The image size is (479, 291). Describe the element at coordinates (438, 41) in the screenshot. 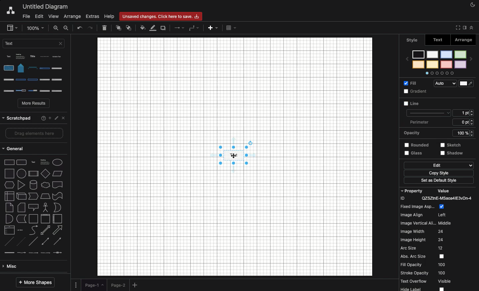

I see `Text` at that location.